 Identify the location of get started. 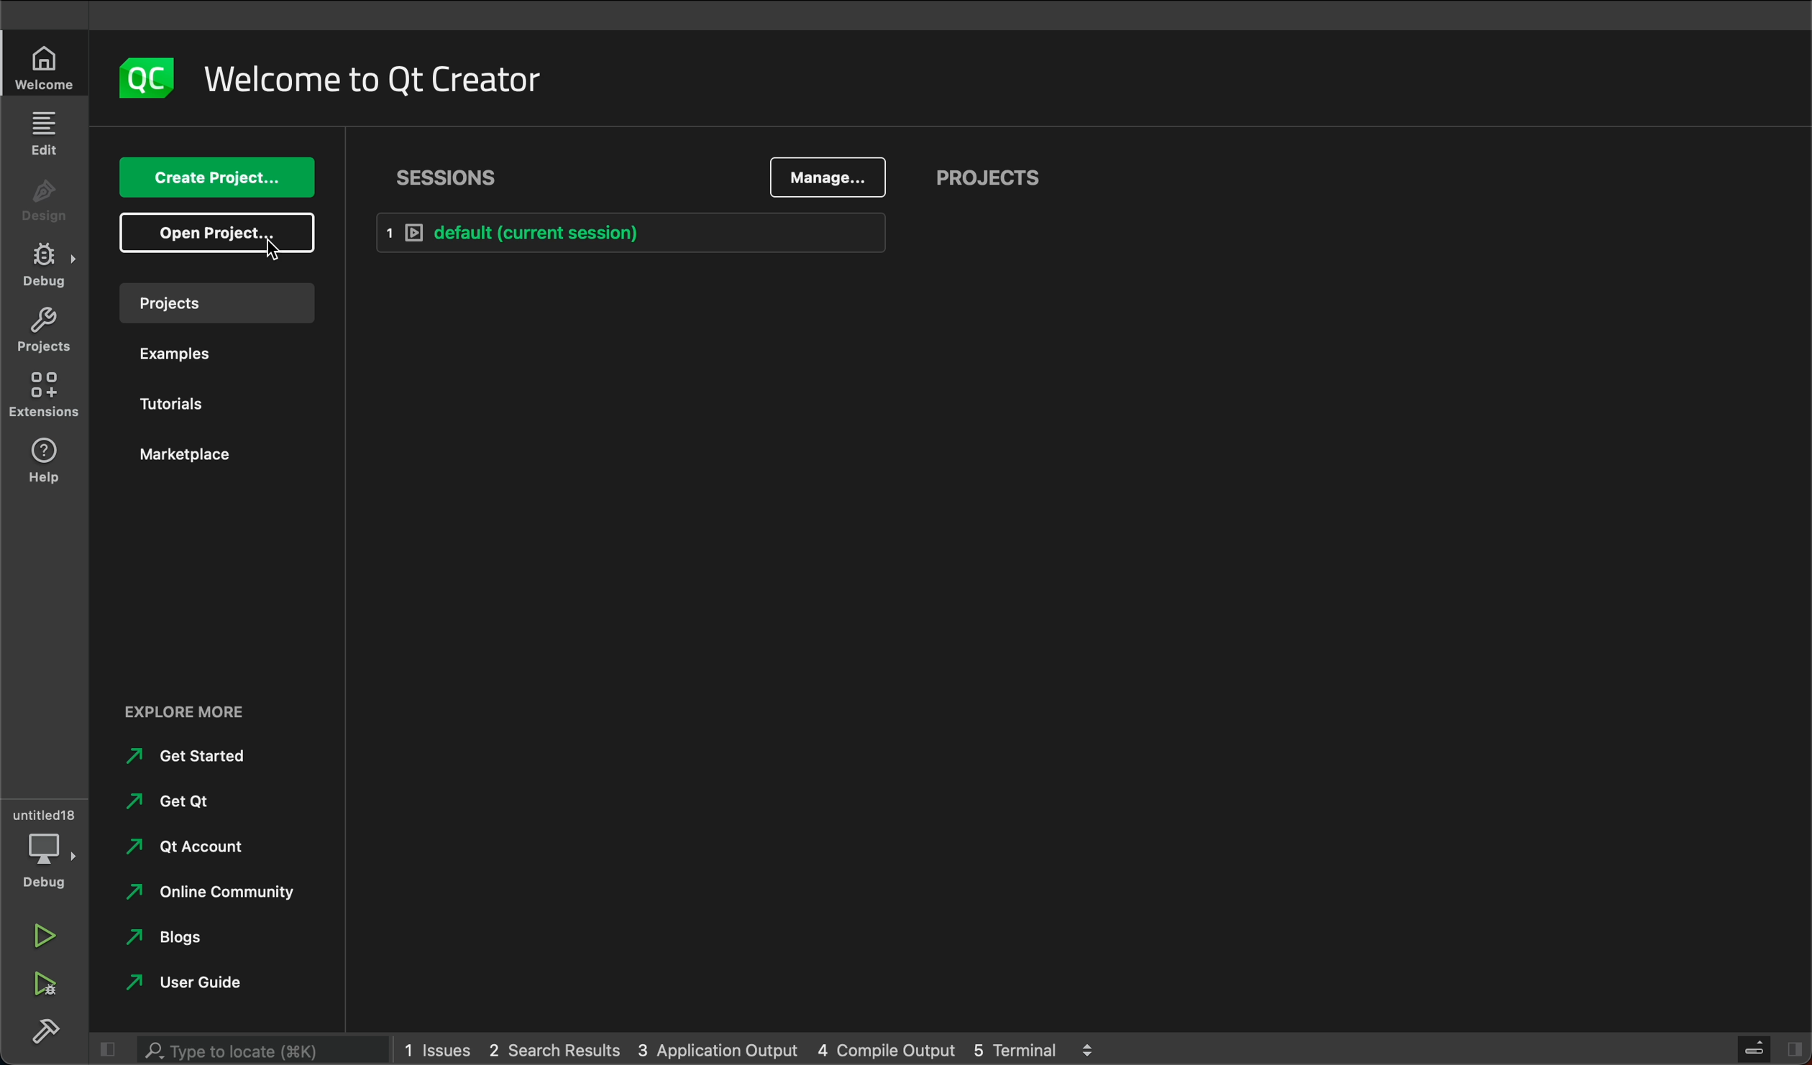
(204, 756).